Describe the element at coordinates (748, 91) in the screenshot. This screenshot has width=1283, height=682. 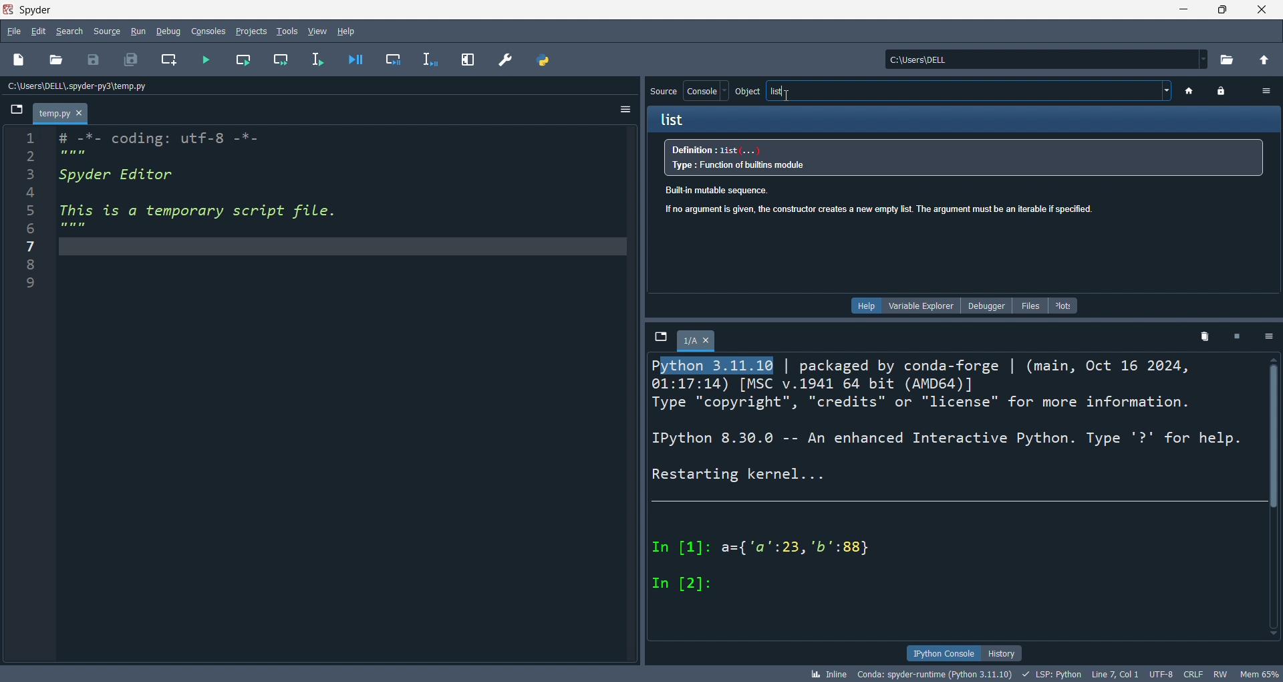
I see `object ` at that location.